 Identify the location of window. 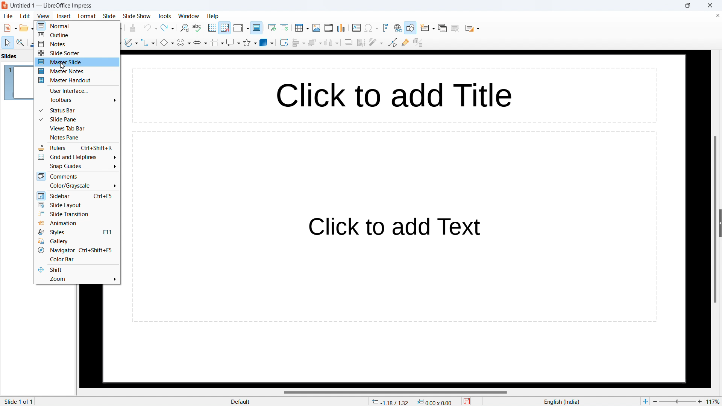
(189, 16).